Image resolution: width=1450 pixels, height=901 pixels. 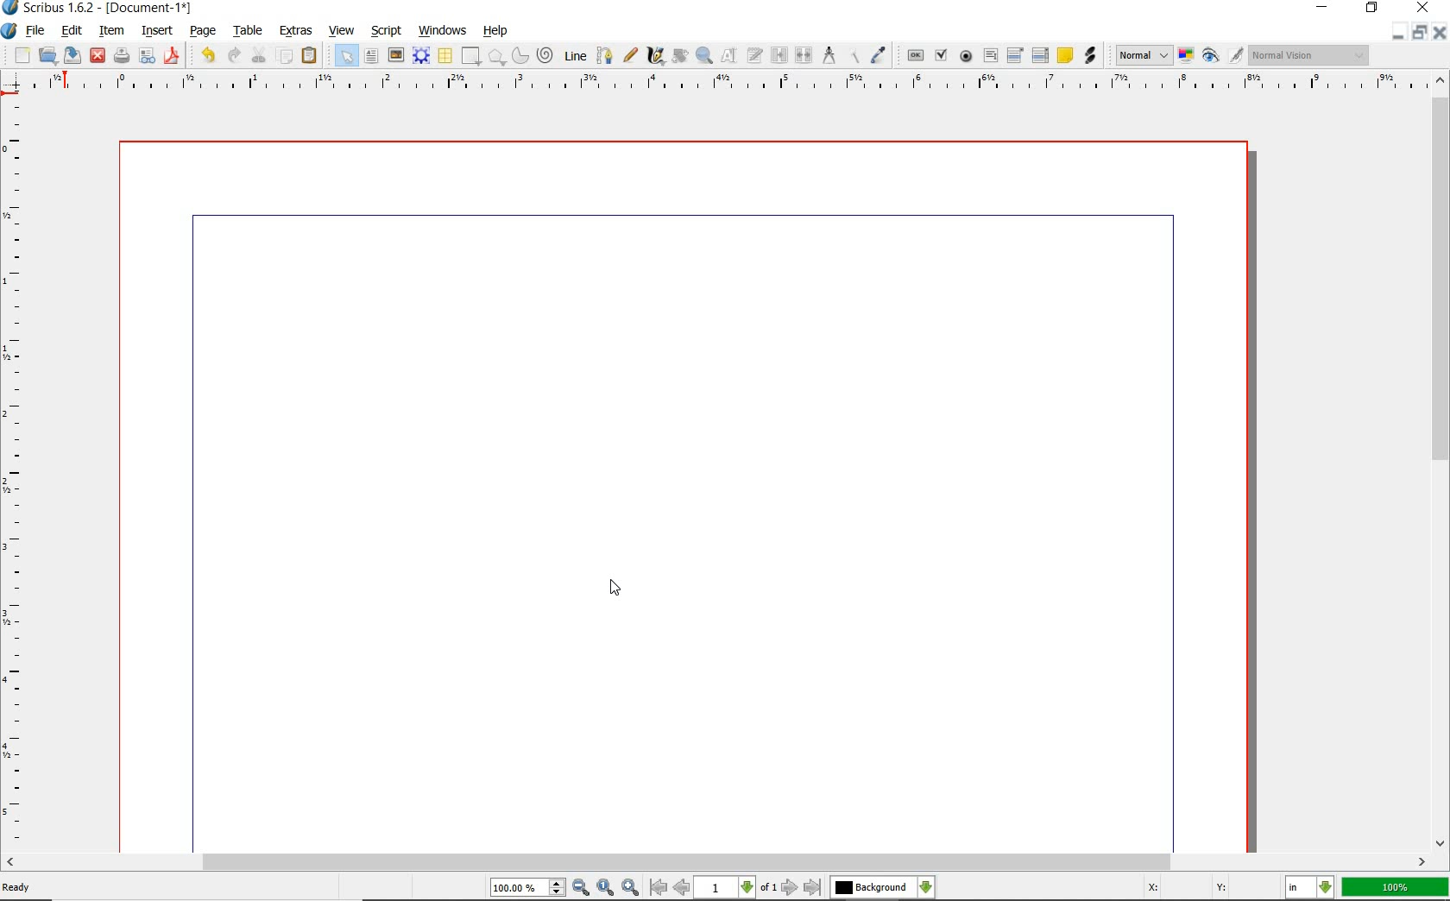 What do you see at coordinates (207, 55) in the screenshot?
I see `undo` at bounding box center [207, 55].